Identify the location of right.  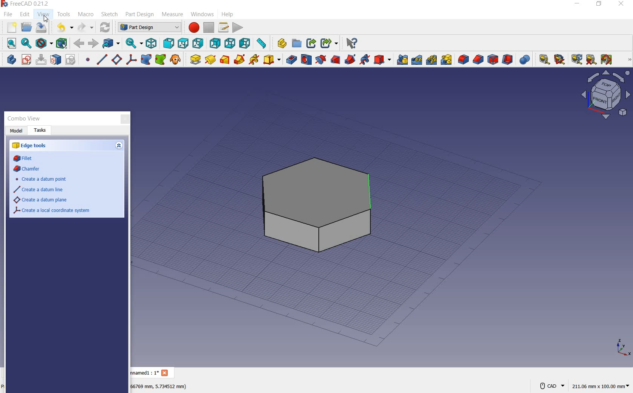
(199, 43).